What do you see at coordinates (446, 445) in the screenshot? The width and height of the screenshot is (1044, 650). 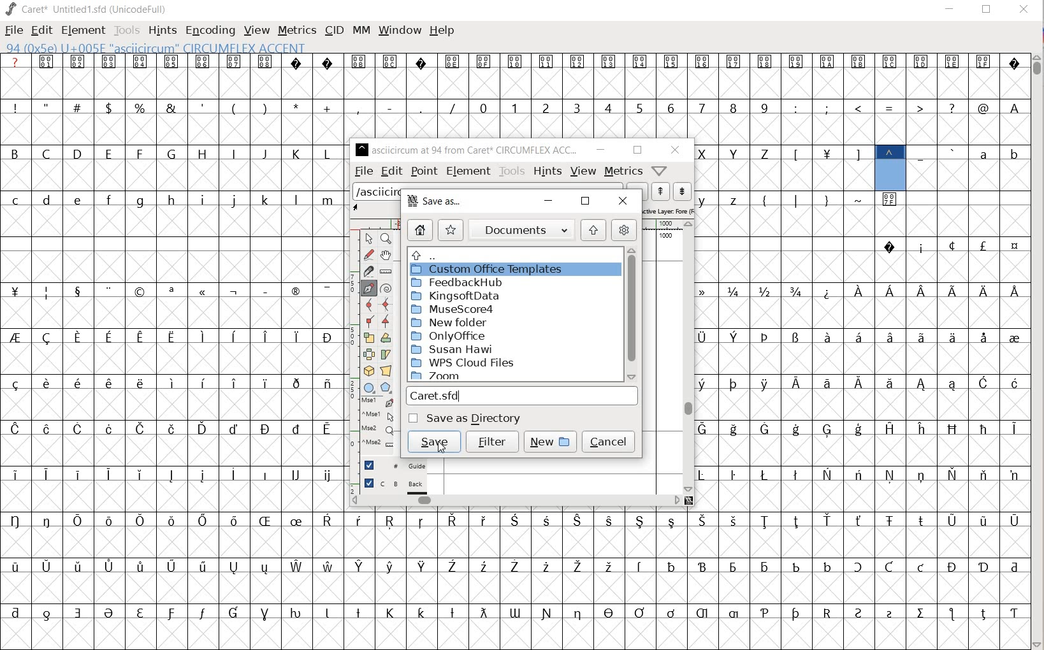 I see `cursor` at bounding box center [446, 445].